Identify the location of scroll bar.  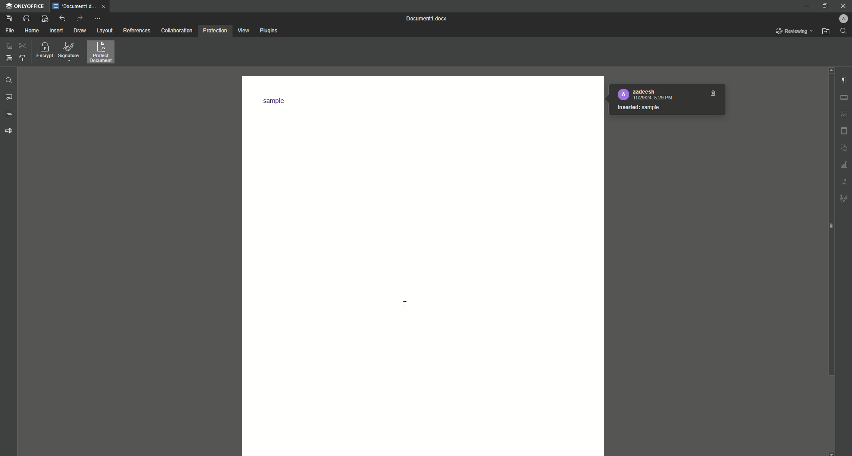
(829, 225).